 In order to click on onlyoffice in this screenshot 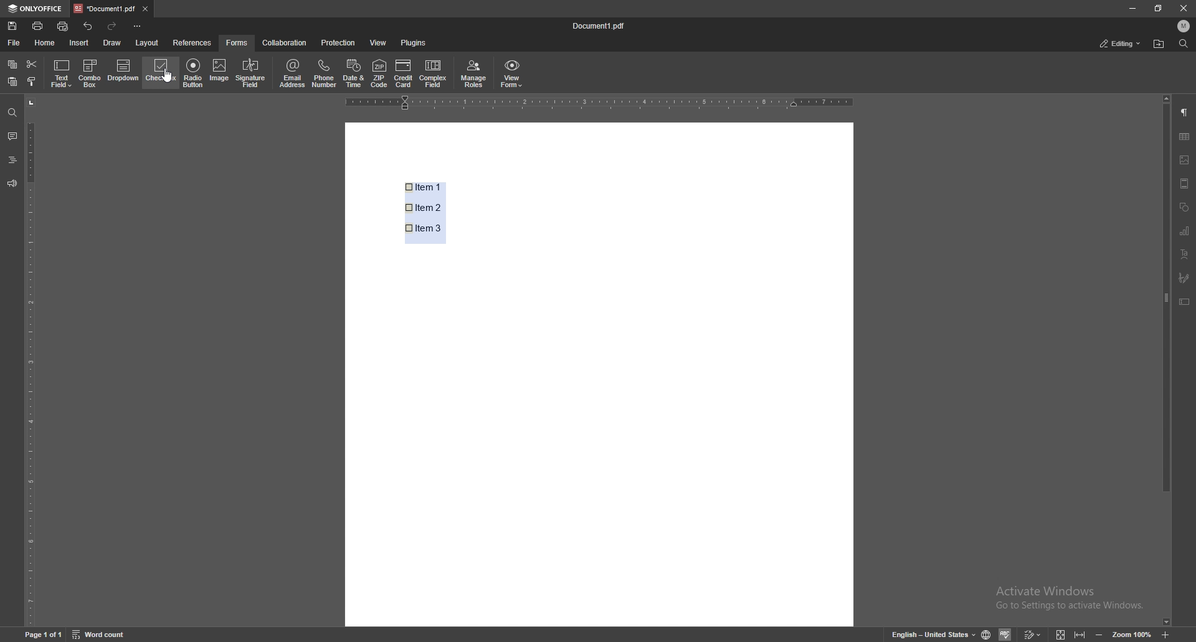, I will do `click(37, 8)`.